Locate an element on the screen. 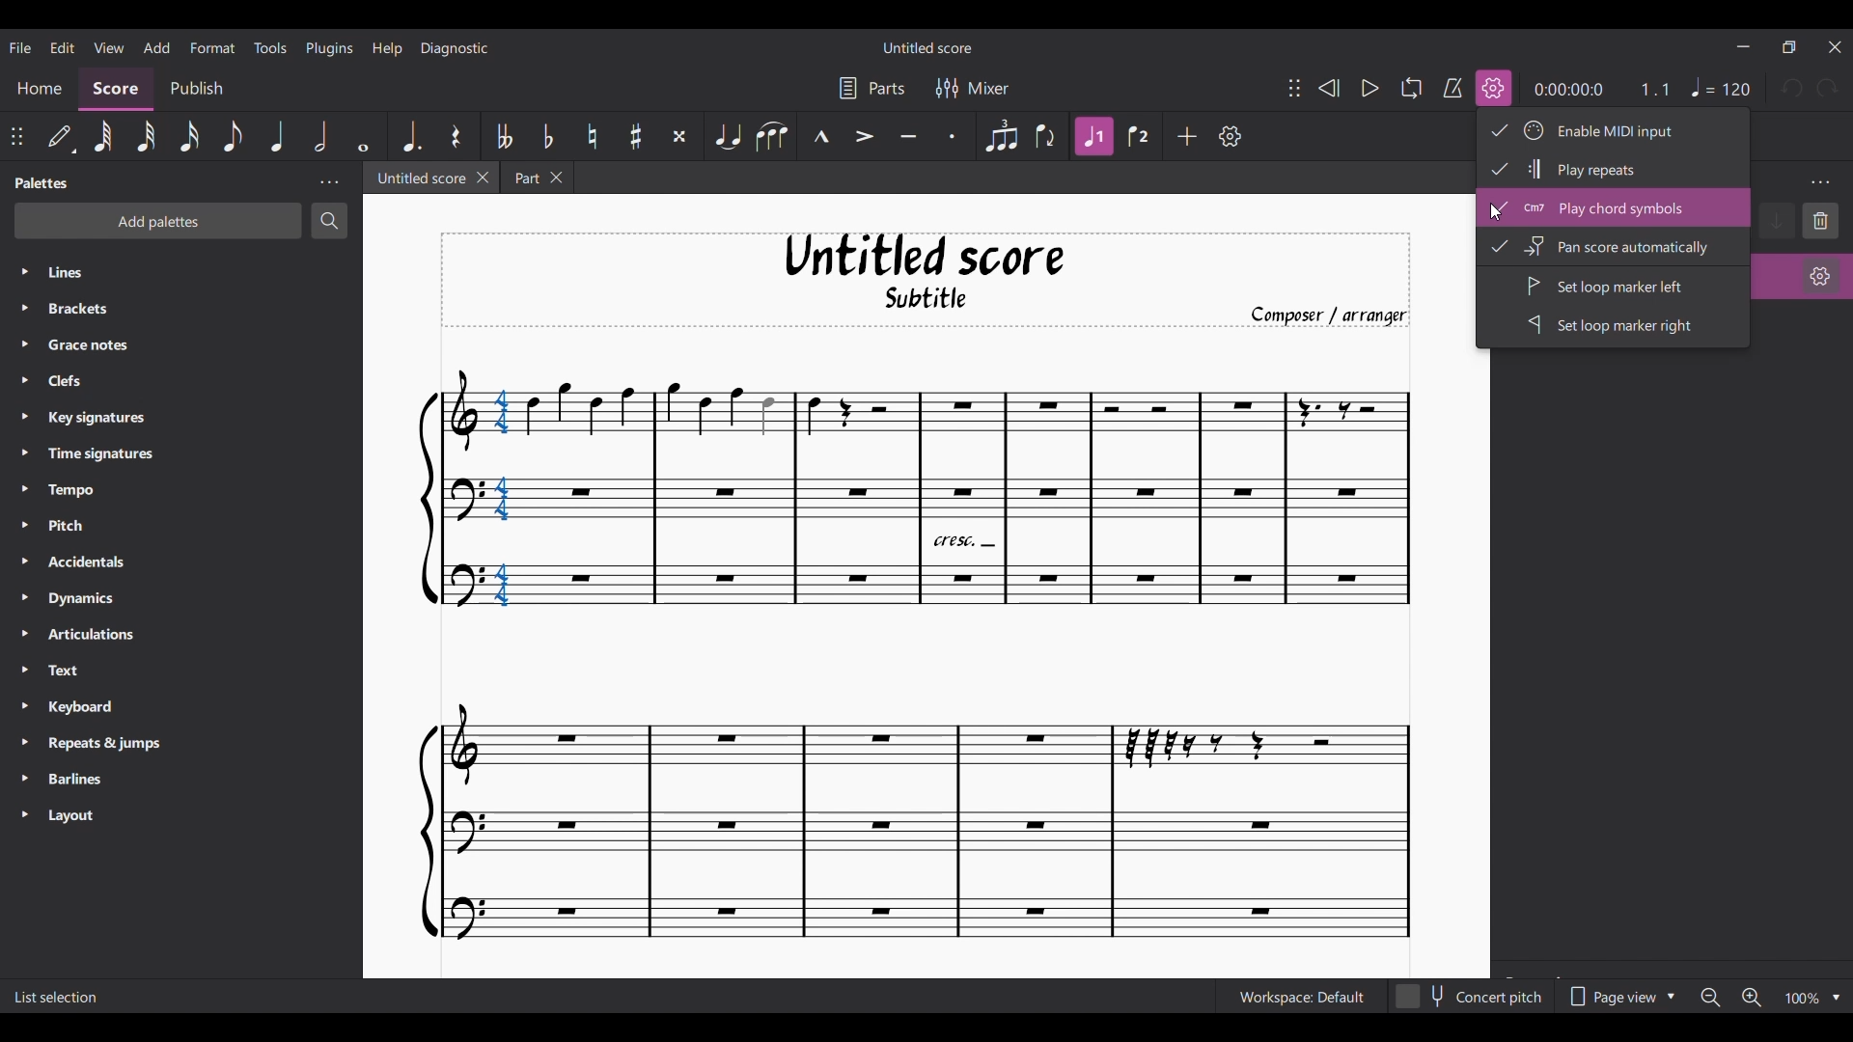 The width and height of the screenshot is (1853, 1042). Change position of toolbar attached is located at coordinates (1294, 88).